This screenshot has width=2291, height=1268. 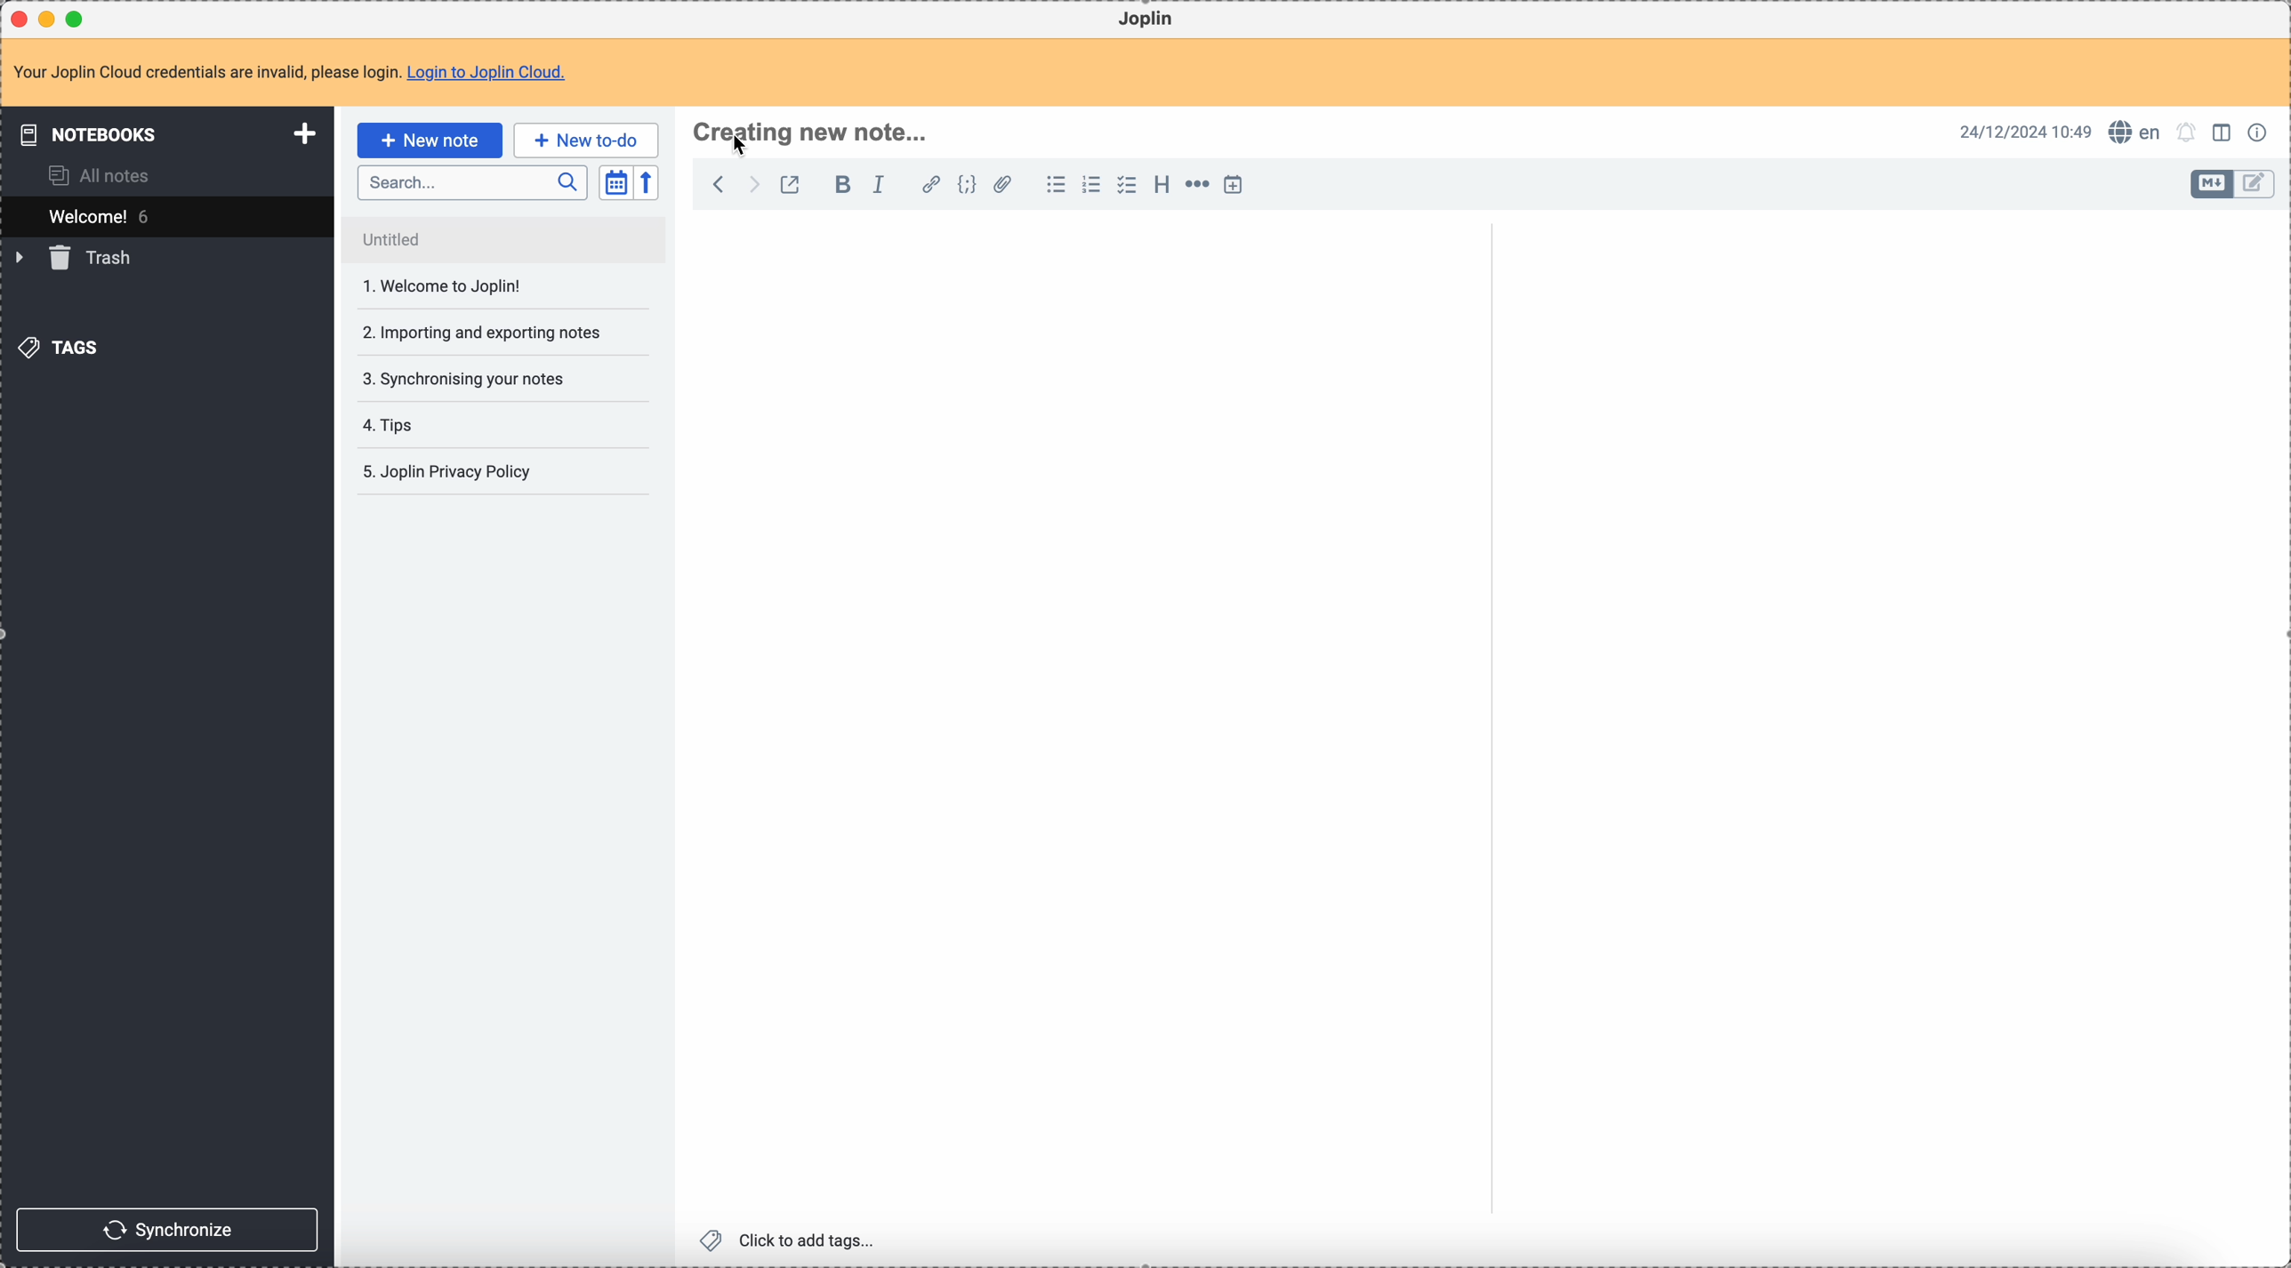 What do you see at coordinates (2255, 184) in the screenshot?
I see `toggle edit layout` at bounding box center [2255, 184].